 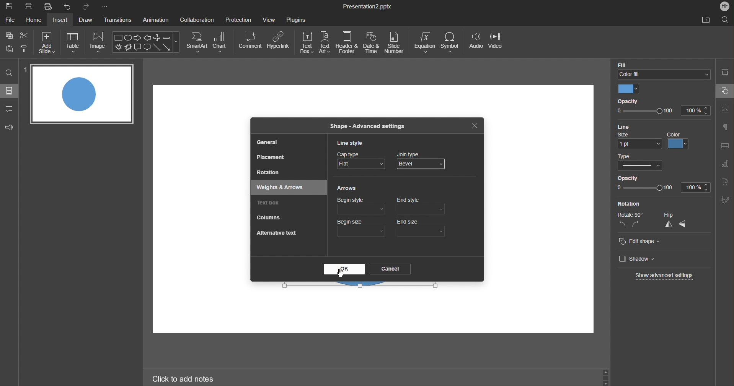 I want to click on Presentation2, so click(x=367, y=7).